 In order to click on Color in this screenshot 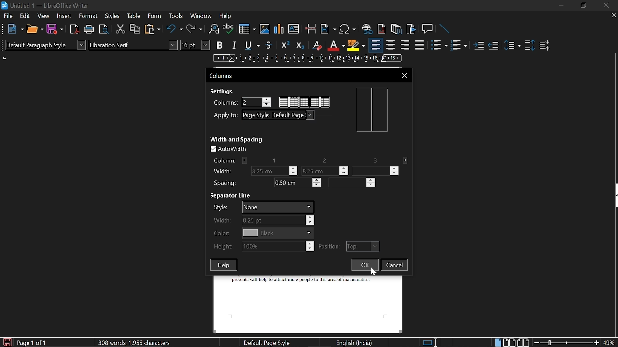, I will do `click(264, 233)`.